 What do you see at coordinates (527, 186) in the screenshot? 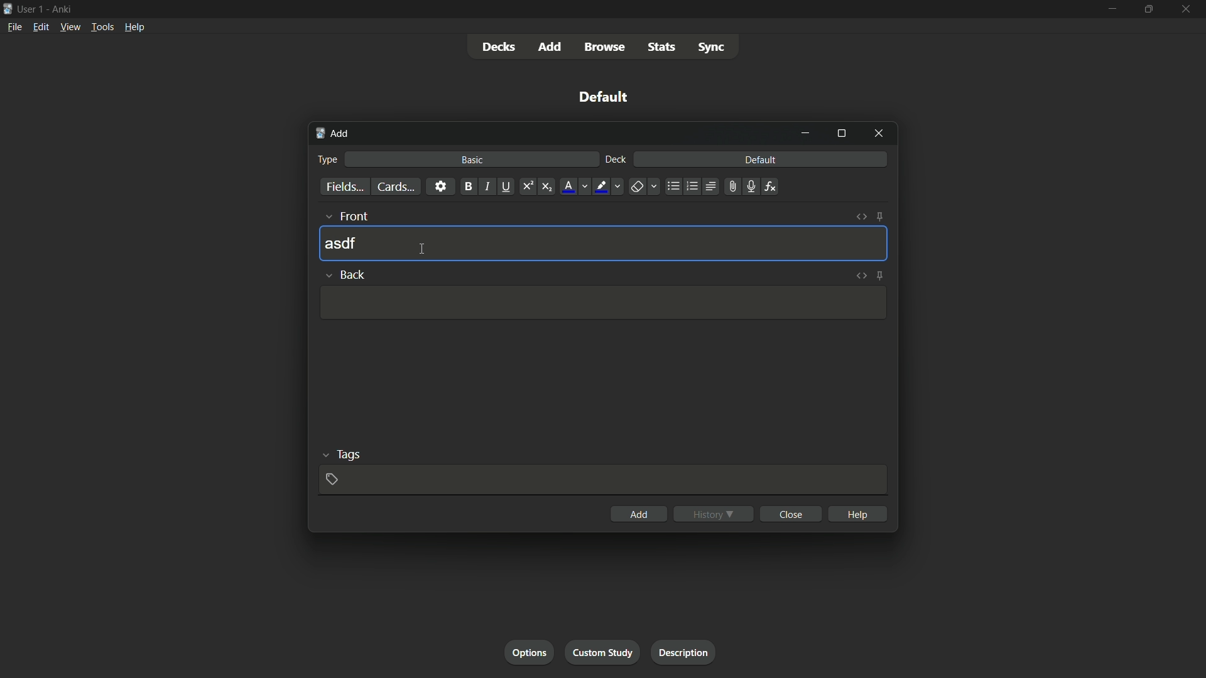
I see `superscript` at bounding box center [527, 186].